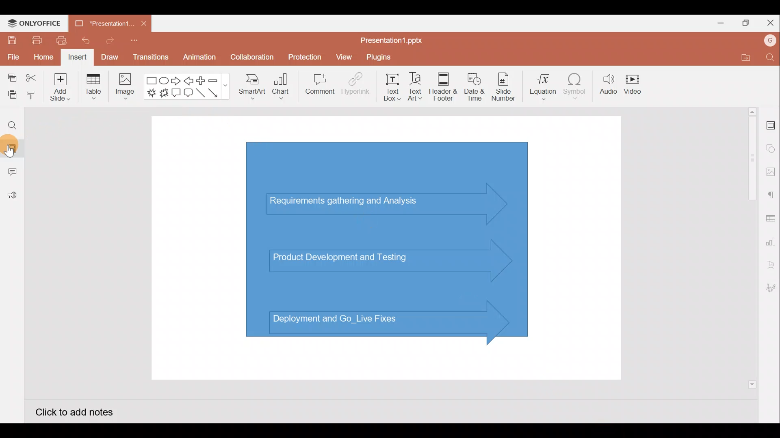 The image size is (780, 438). What do you see at coordinates (12, 127) in the screenshot?
I see `Find` at bounding box center [12, 127].